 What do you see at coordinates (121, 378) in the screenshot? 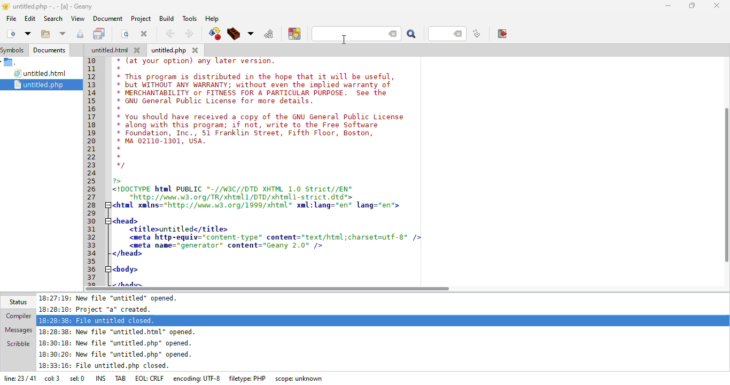
I see `tab` at bounding box center [121, 378].